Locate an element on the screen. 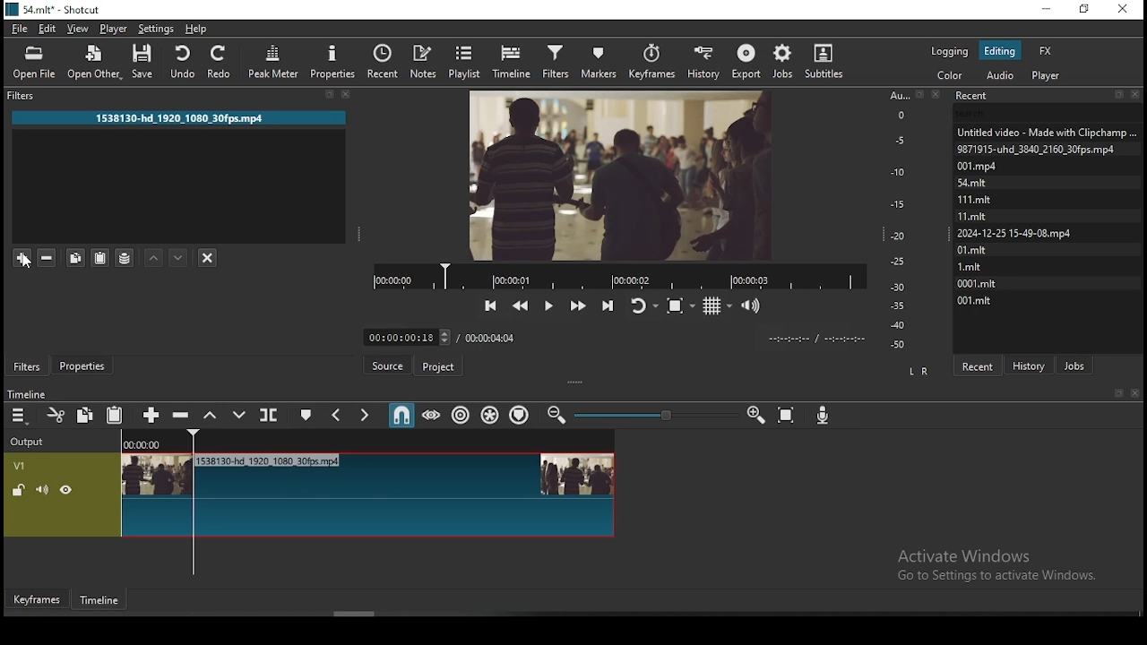 The width and height of the screenshot is (1147, 645). timeline is located at coordinates (25, 393).